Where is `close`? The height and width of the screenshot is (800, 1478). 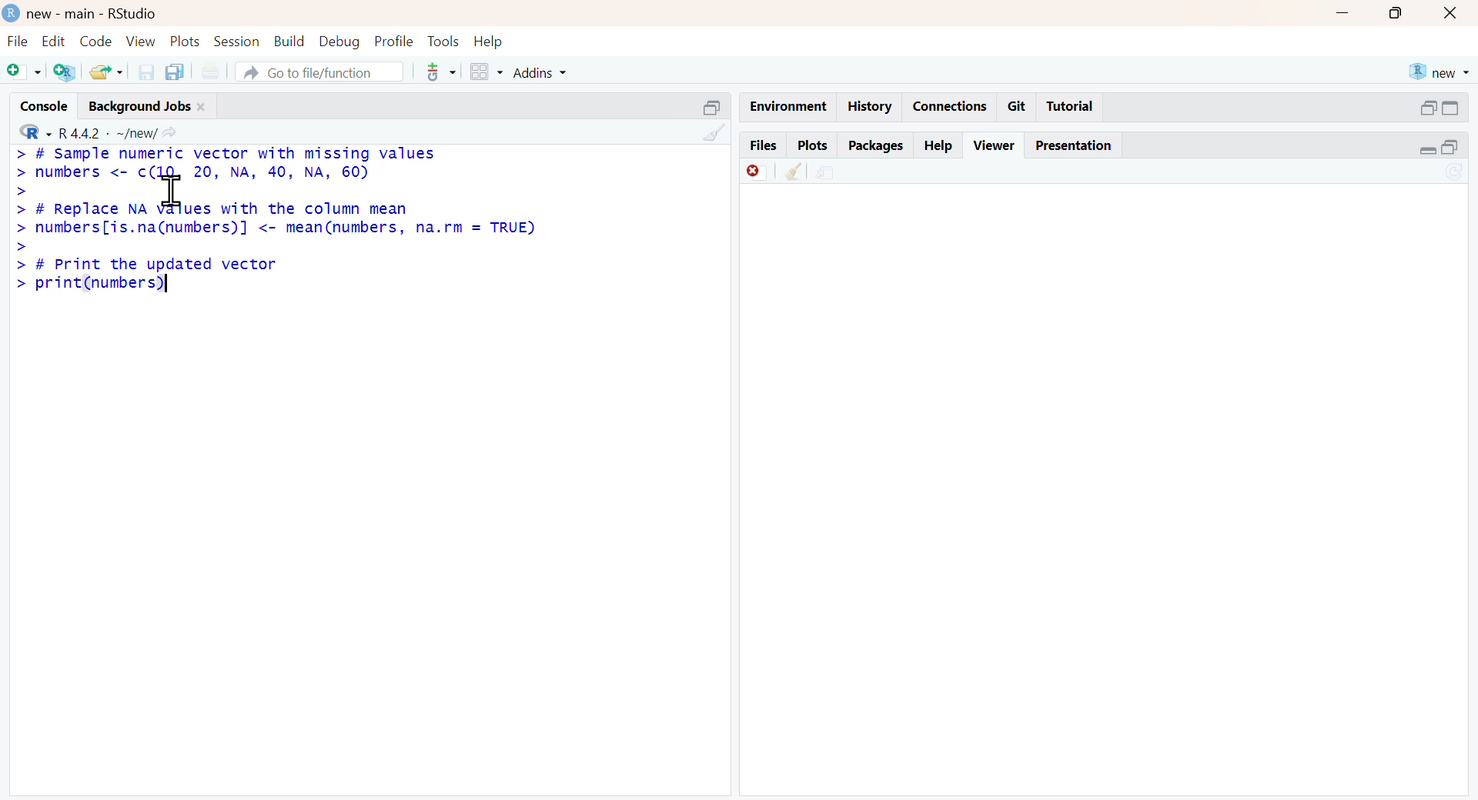
close is located at coordinates (1452, 14).